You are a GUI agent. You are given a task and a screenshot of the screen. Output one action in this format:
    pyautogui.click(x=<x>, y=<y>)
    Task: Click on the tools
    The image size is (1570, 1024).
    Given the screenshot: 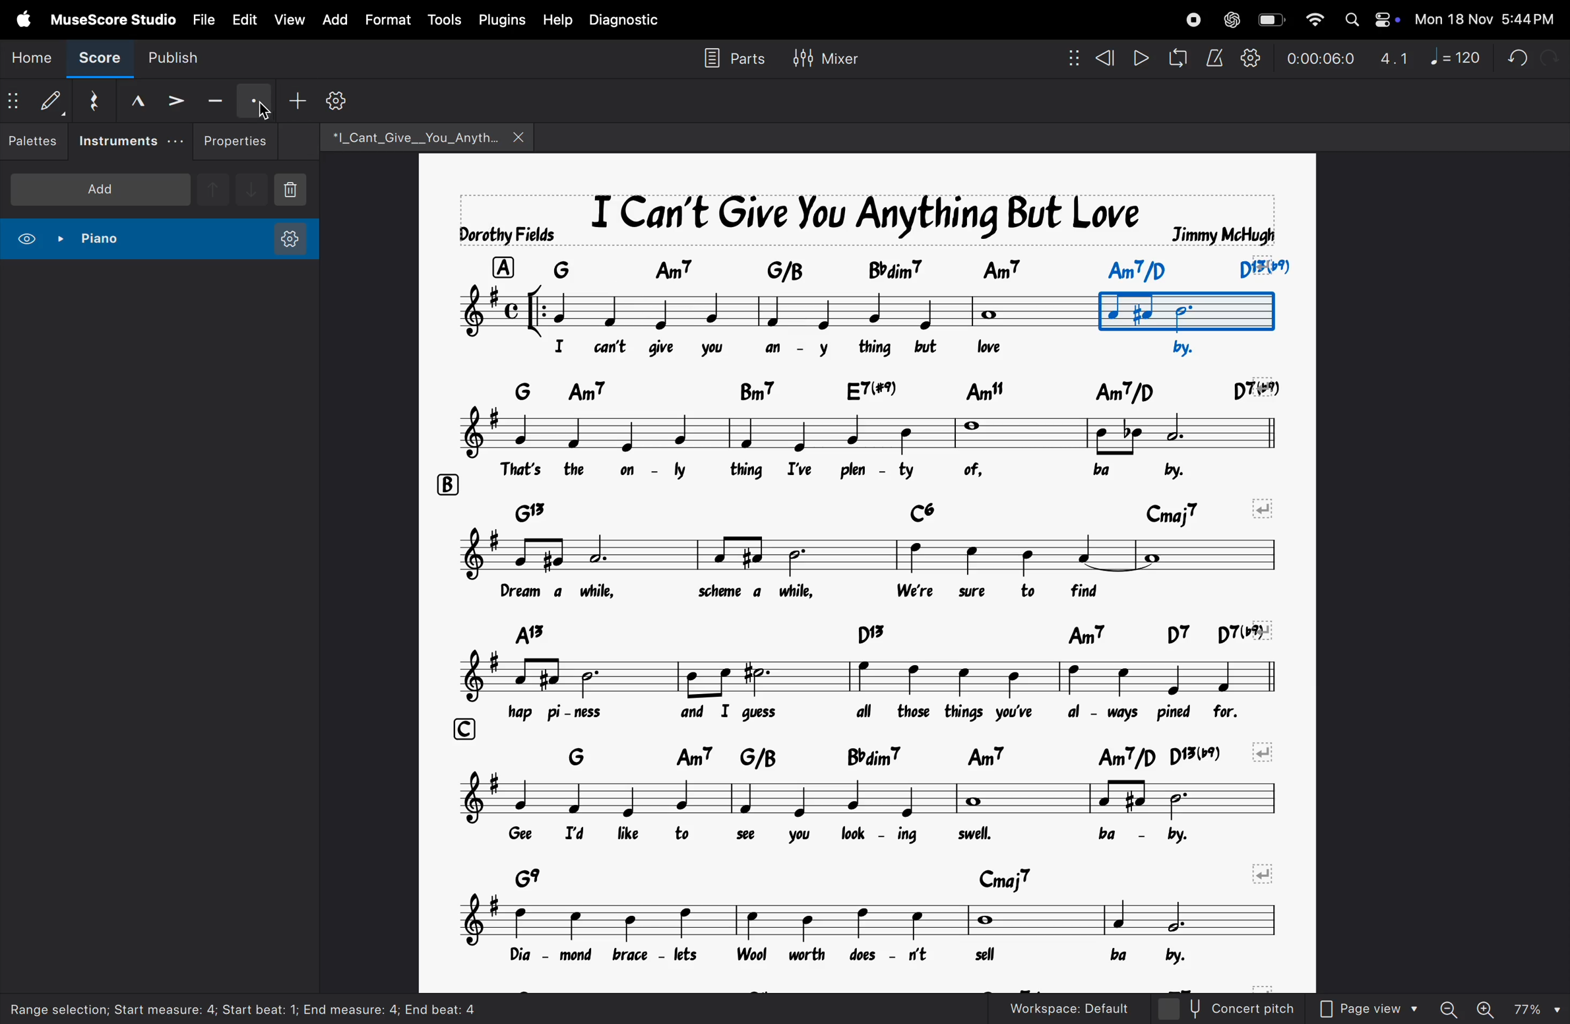 What is the action you would take?
    pyautogui.click(x=444, y=20)
    